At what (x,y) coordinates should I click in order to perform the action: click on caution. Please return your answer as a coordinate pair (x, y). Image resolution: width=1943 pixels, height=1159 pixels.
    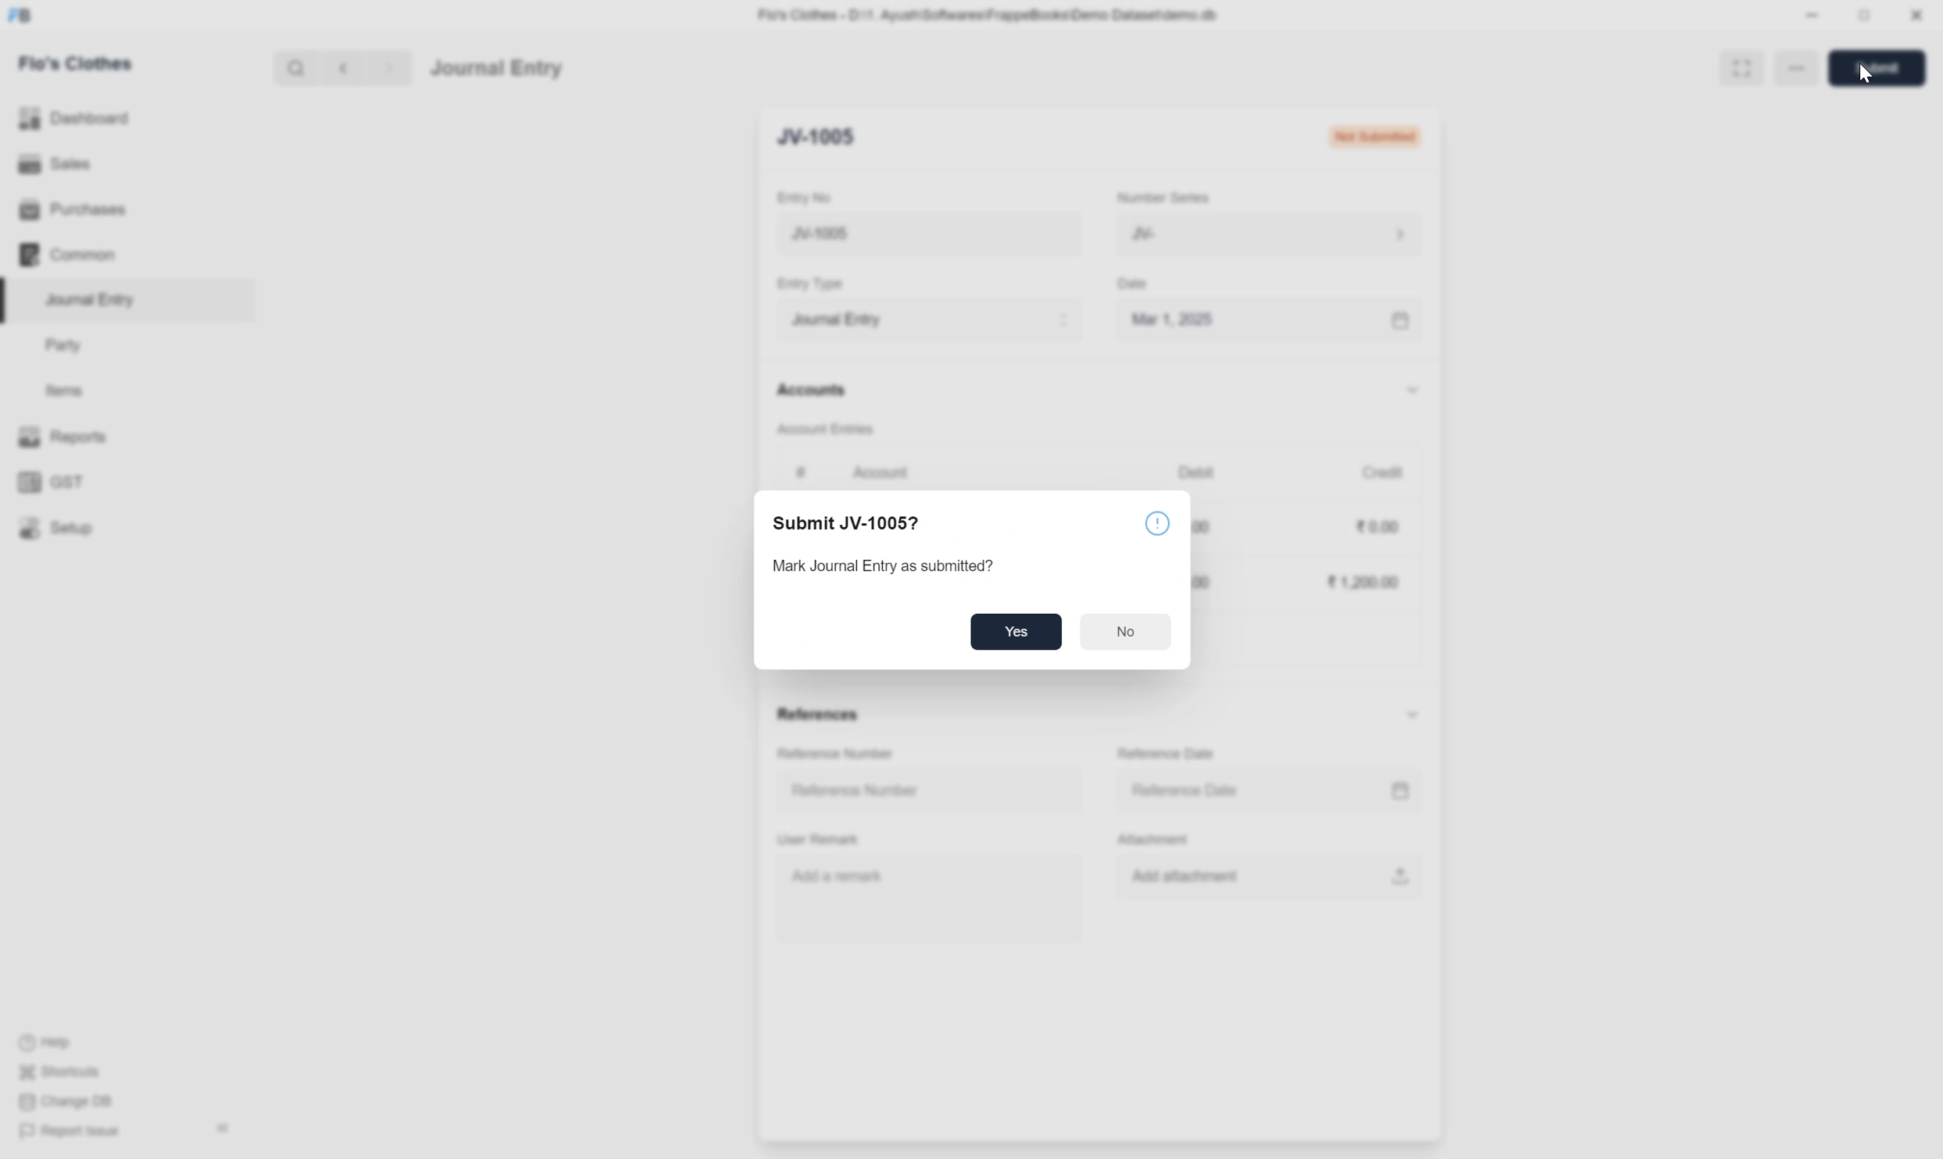
    Looking at the image, I should click on (1159, 524).